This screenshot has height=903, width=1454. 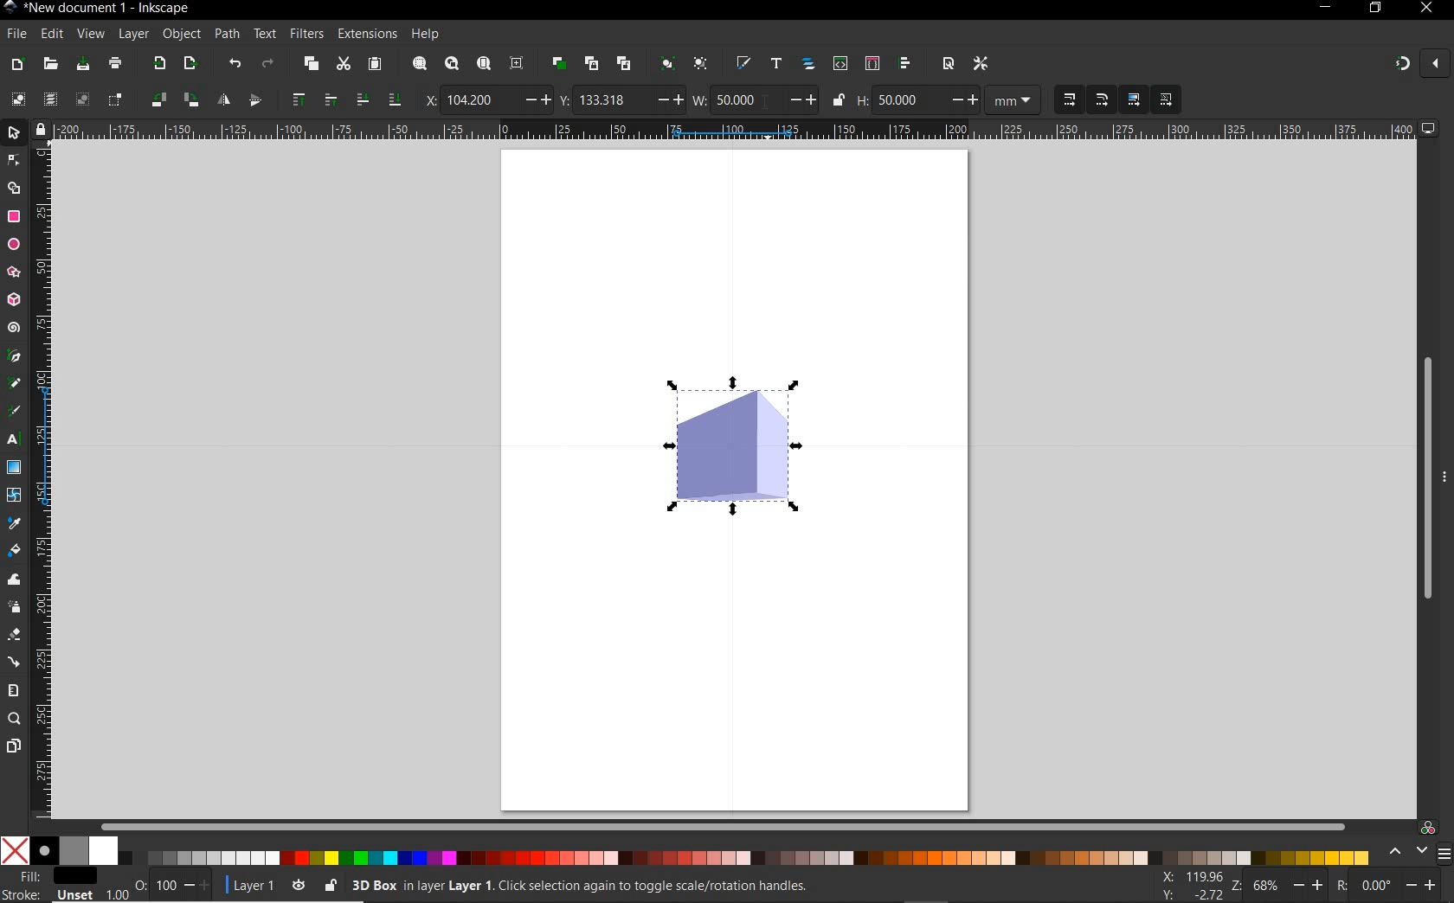 What do you see at coordinates (50, 35) in the screenshot?
I see `edit` at bounding box center [50, 35].